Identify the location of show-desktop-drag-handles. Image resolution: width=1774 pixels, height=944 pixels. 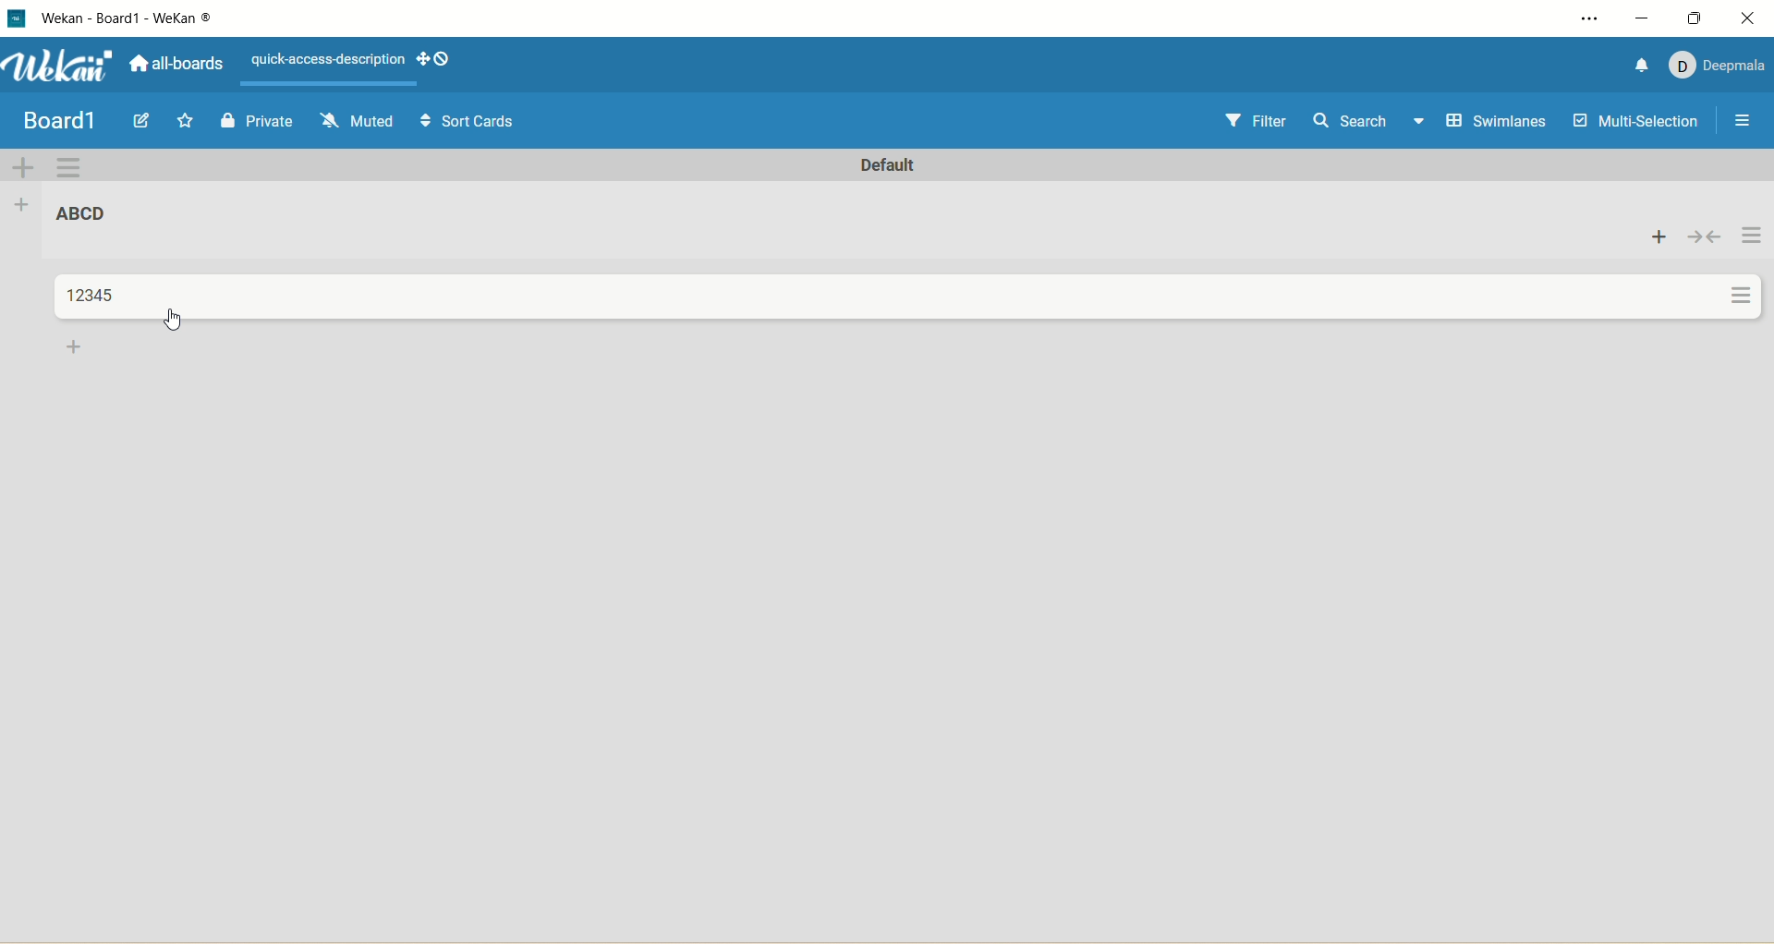
(445, 59).